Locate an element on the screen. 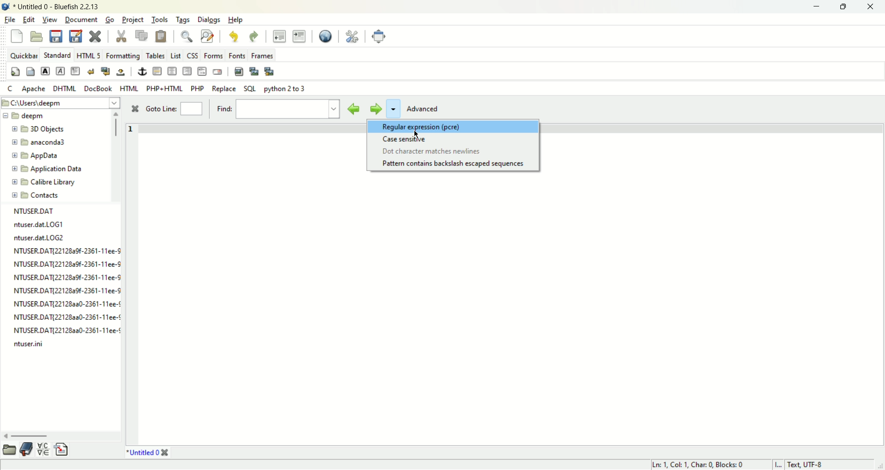 This screenshot has height=470, width=885. c:\users\deeppm is located at coordinates (44, 104).